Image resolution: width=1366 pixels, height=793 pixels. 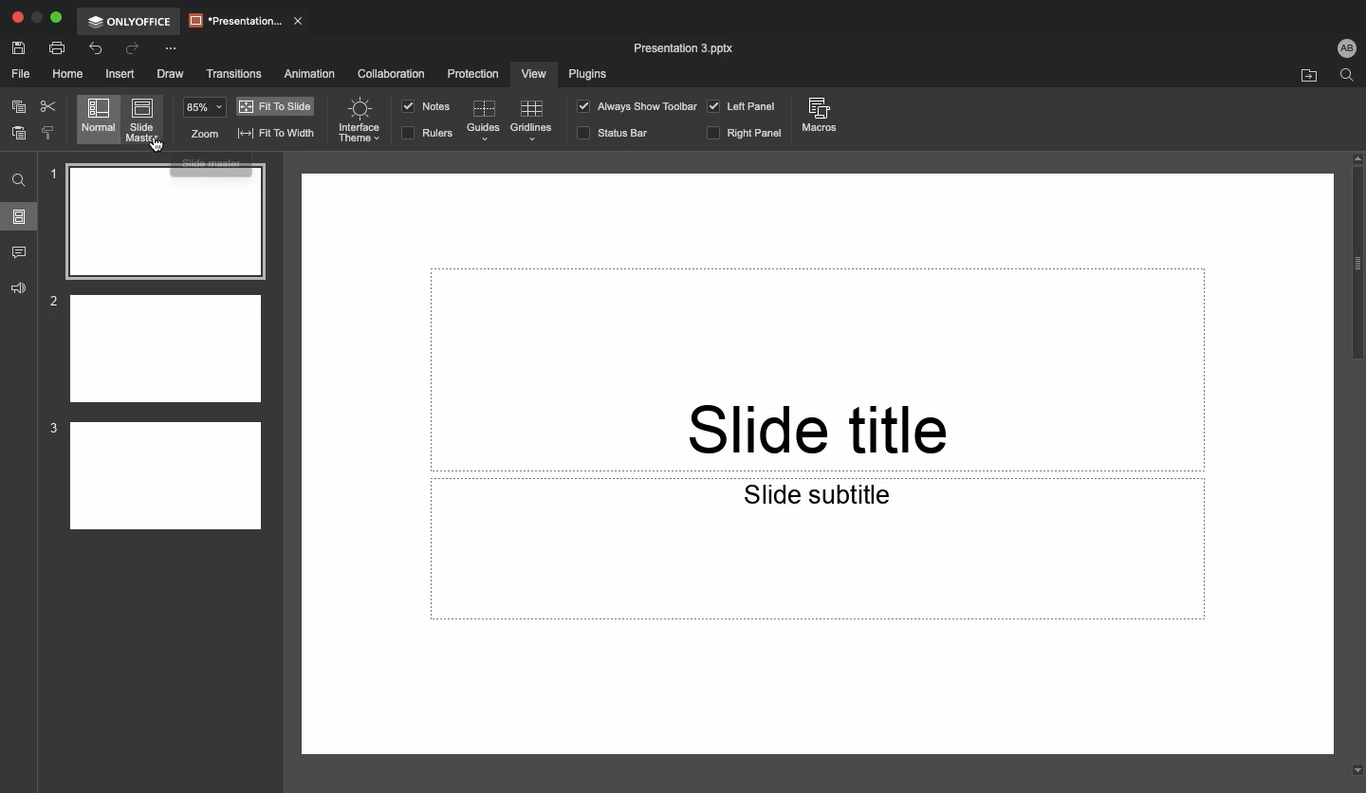 I want to click on Feedback & support, so click(x=21, y=286).